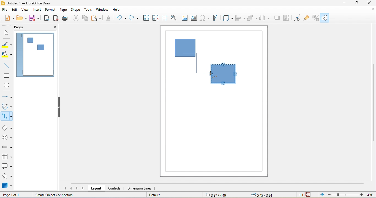 The width and height of the screenshot is (376, 198). What do you see at coordinates (71, 189) in the screenshot?
I see `scroll to previous page` at bounding box center [71, 189].